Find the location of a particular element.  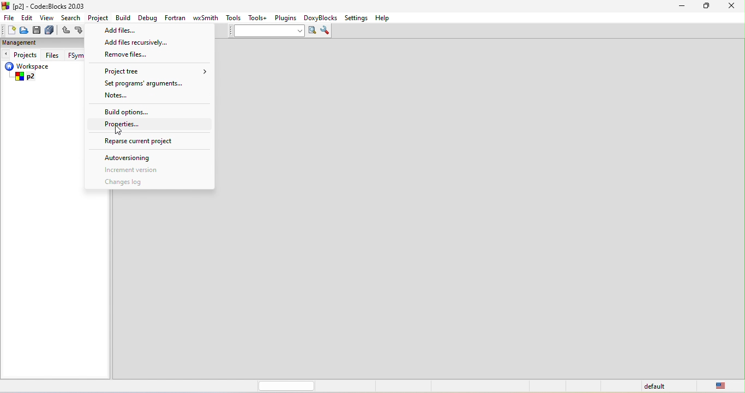

increment version is located at coordinates (145, 169).